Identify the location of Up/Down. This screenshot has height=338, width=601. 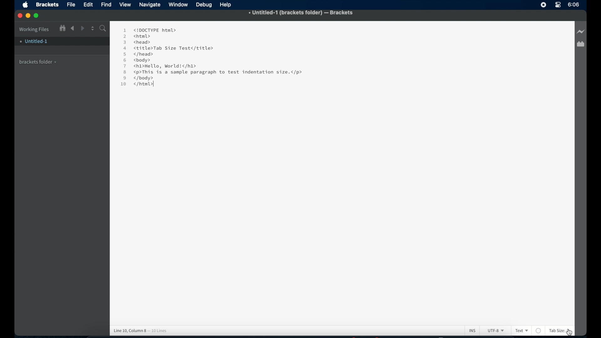
(92, 28).